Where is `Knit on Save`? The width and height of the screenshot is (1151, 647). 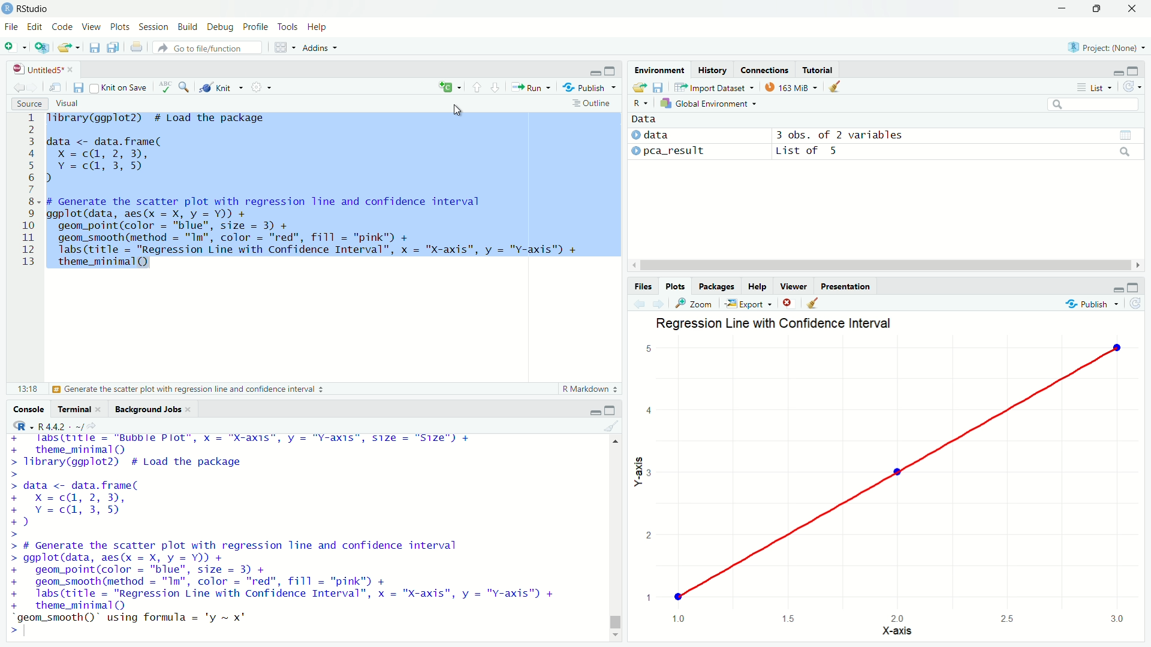
Knit on Save is located at coordinates (119, 87).